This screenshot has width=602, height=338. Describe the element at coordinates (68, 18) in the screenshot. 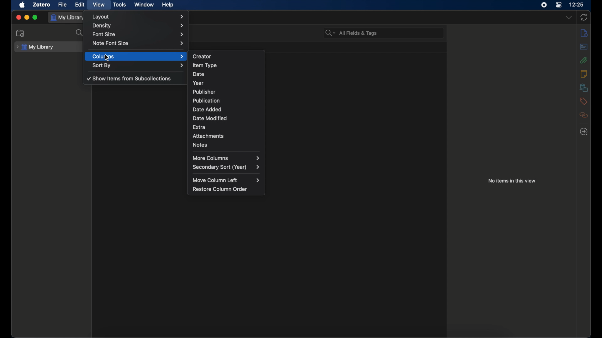

I see `my library` at that location.